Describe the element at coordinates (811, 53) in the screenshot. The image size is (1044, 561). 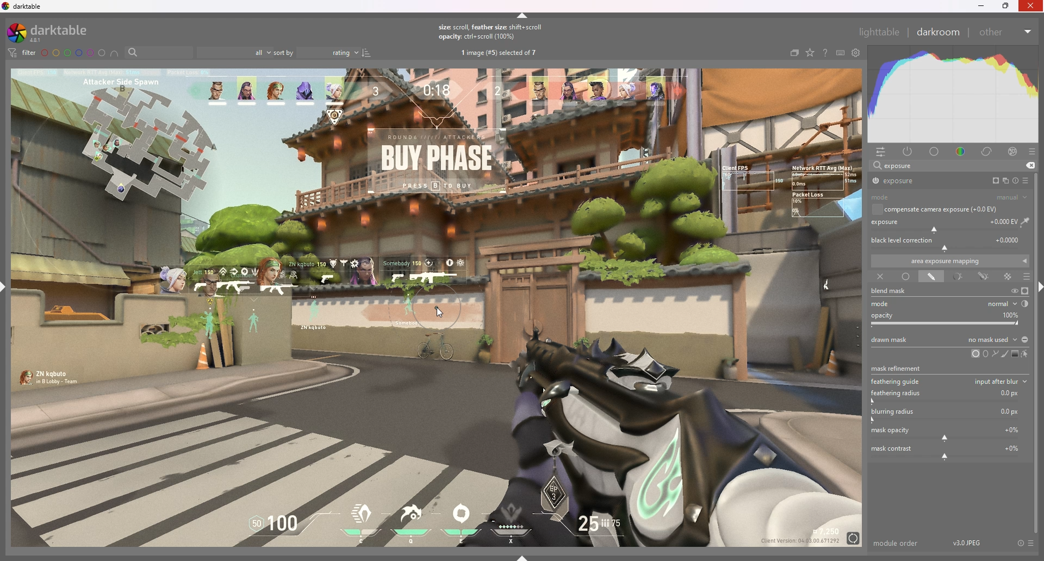
I see `change type of overlays` at that location.